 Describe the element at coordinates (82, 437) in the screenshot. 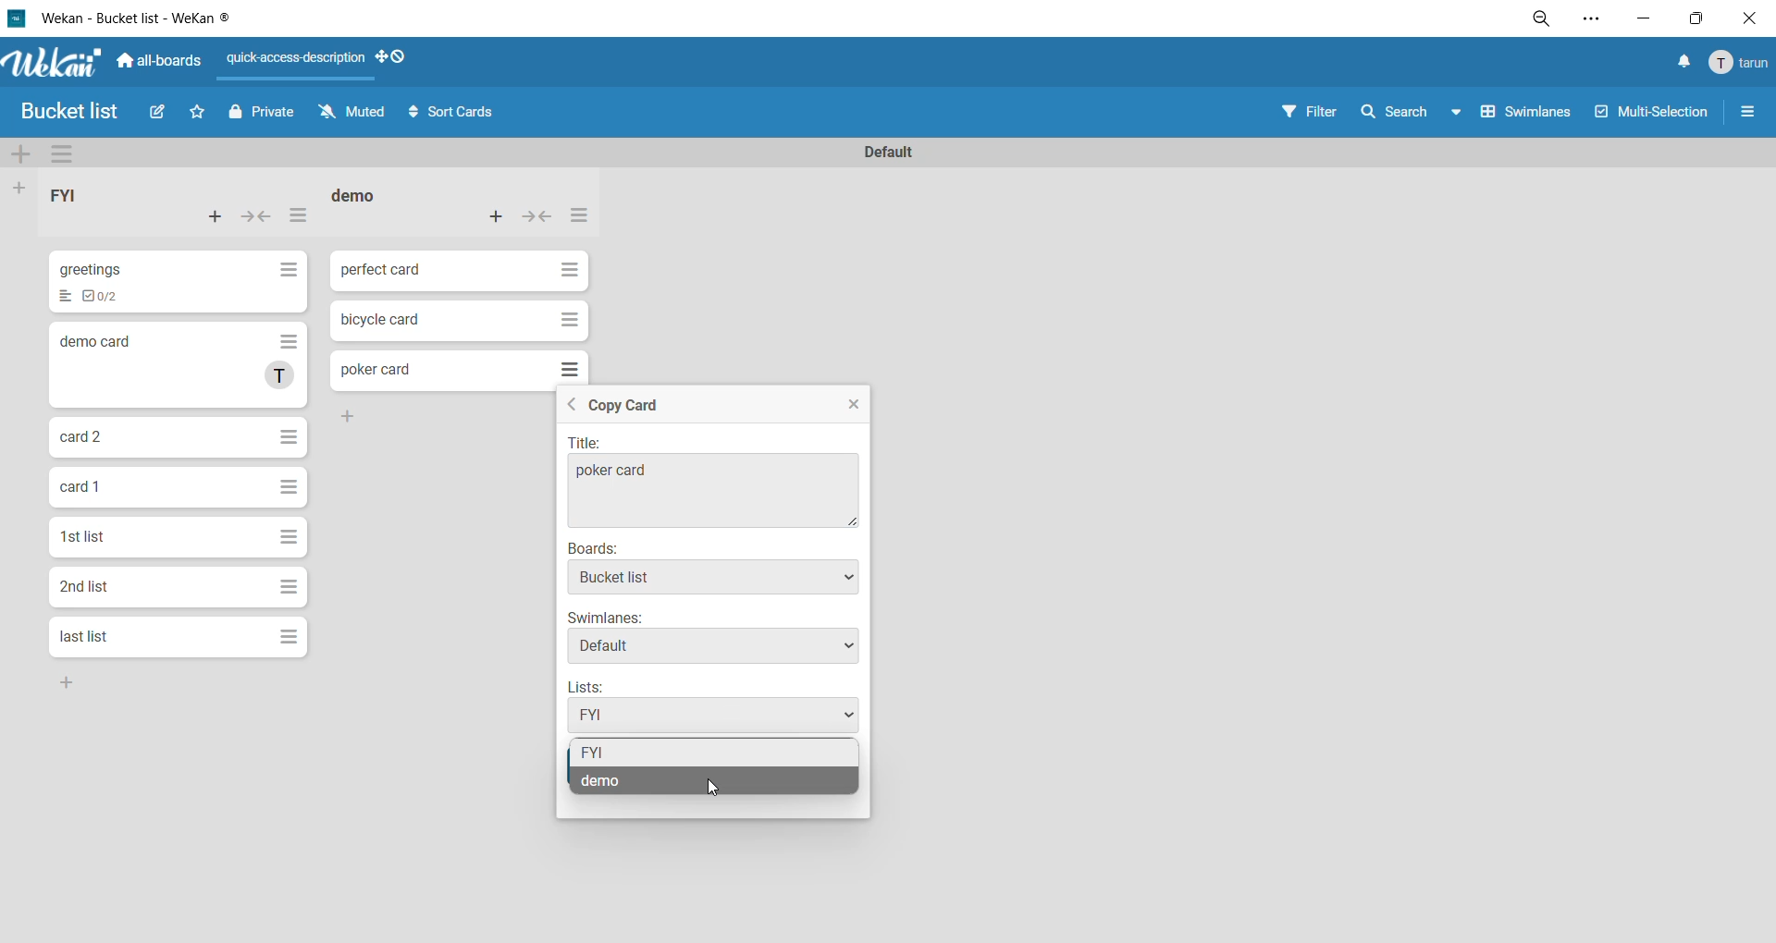

I see `card 2` at that location.